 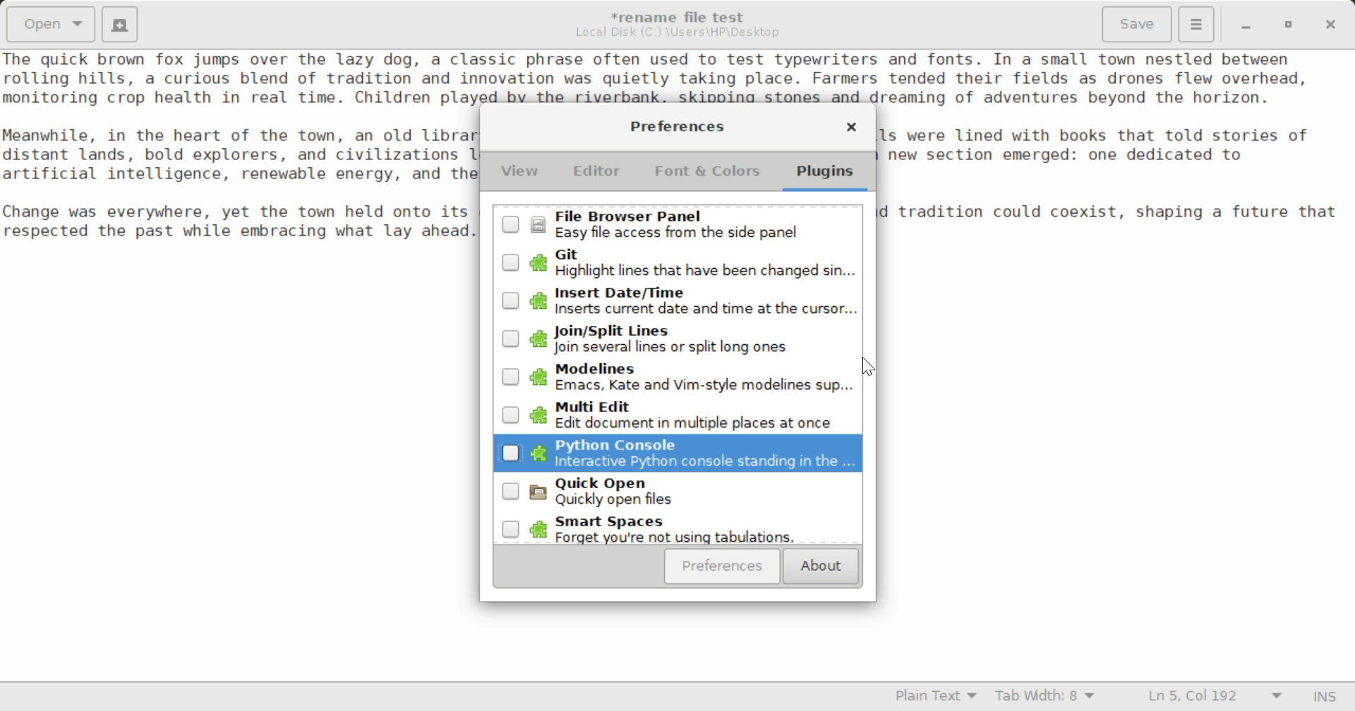 What do you see at coordinates (1215, 698) in the screenshot?
I see `Line & Character Count` at bounding box center [1215, 698].